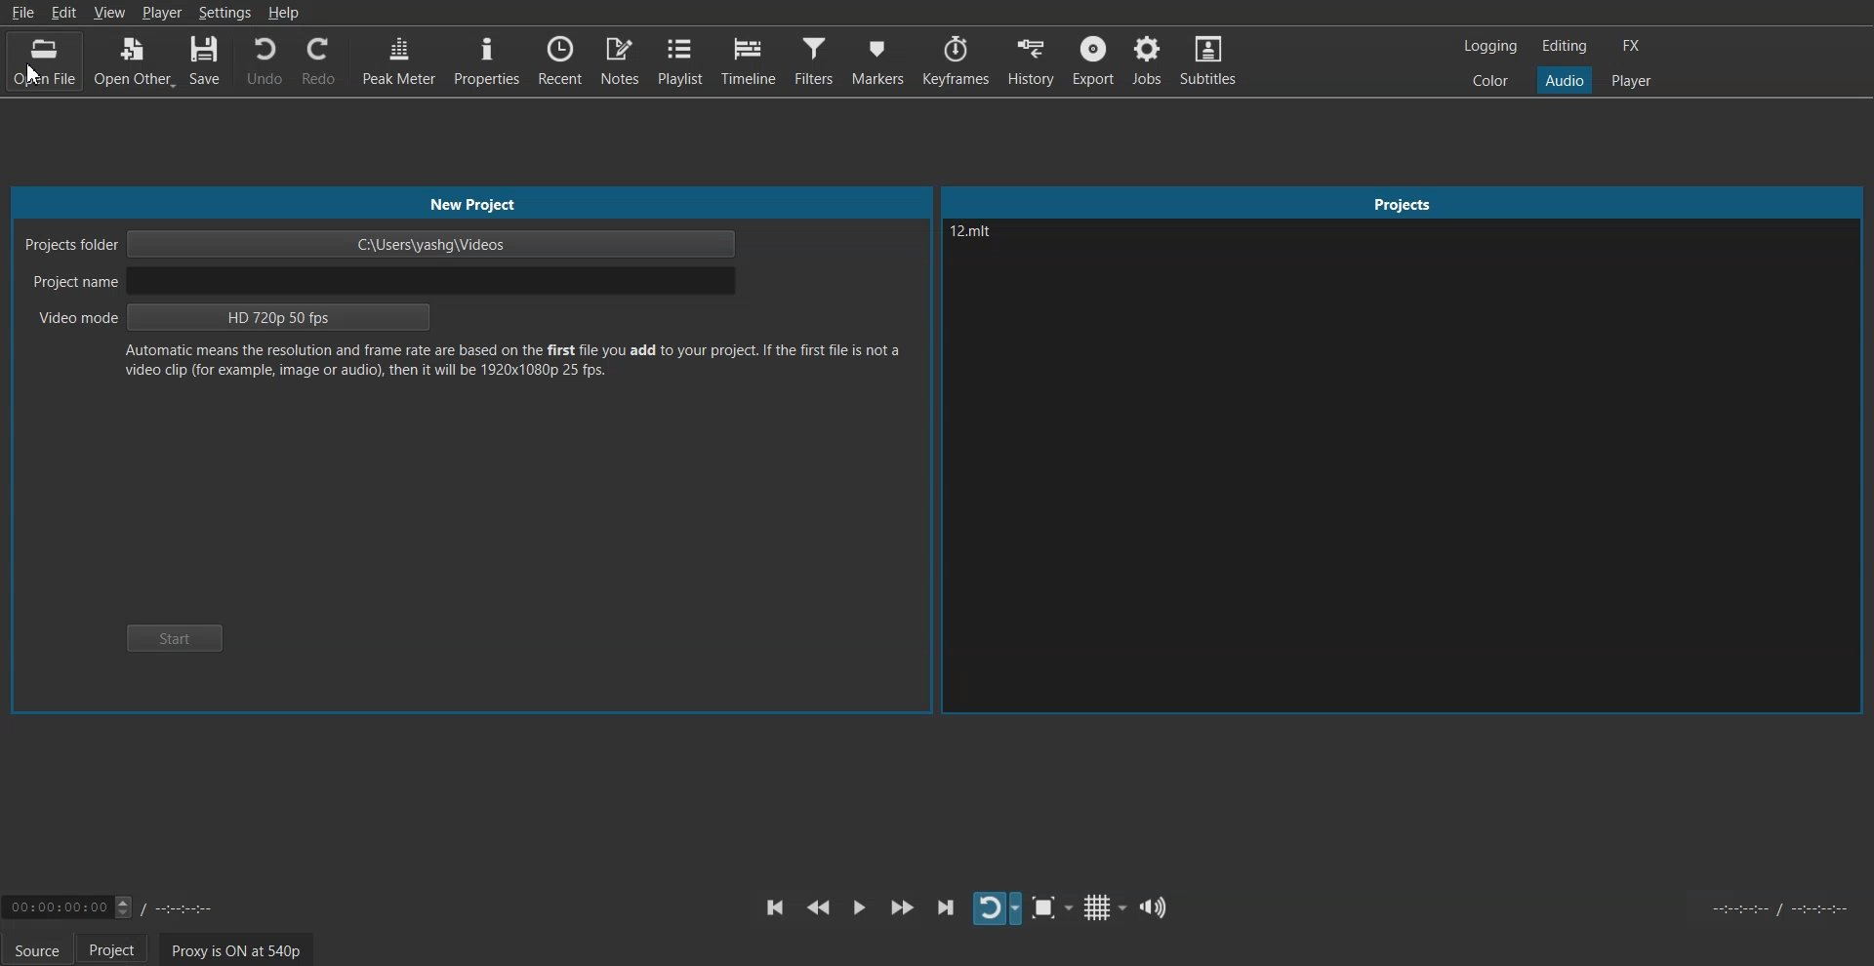  I want to click on Play quickly forwards, so click(903, 906).